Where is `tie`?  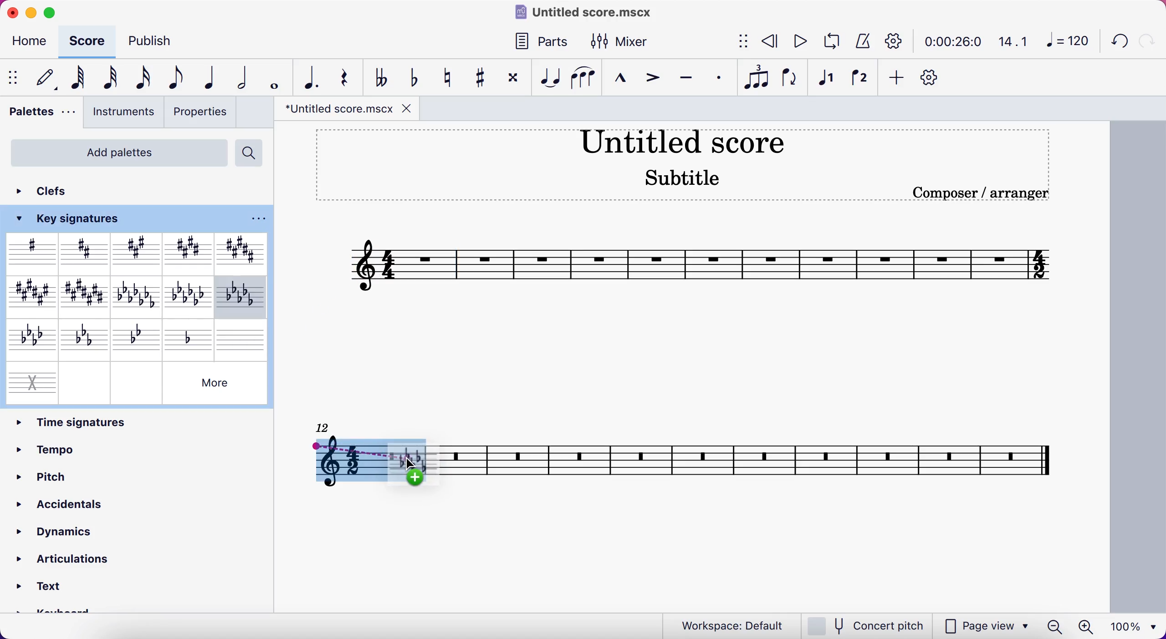
tie is located at coordinates (549, 79).